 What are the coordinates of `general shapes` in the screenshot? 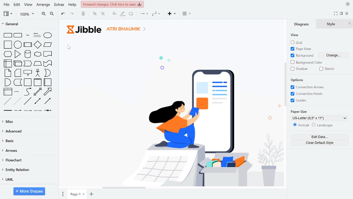 It's located at (17, 92).